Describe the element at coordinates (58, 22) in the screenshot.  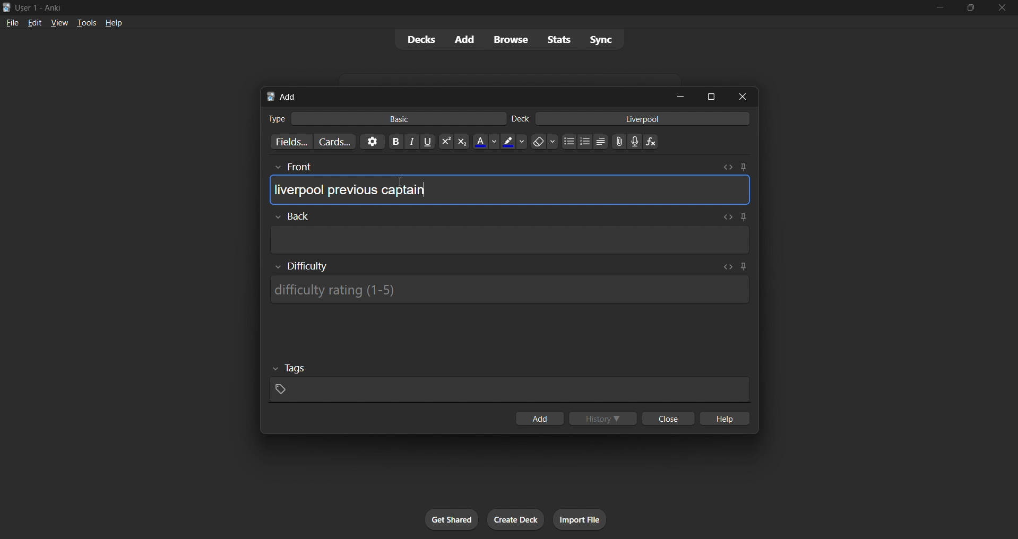
I see `view` at that location.